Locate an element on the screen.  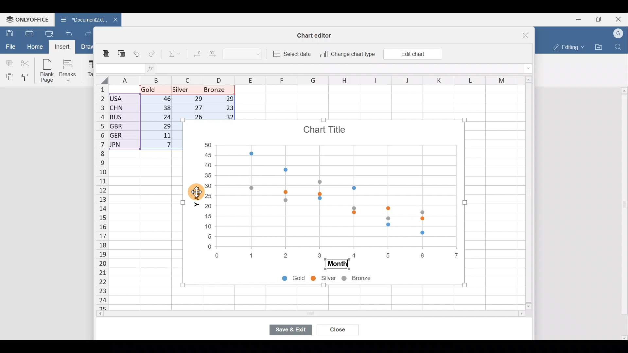
Number format is located at coordinates (247, 55).